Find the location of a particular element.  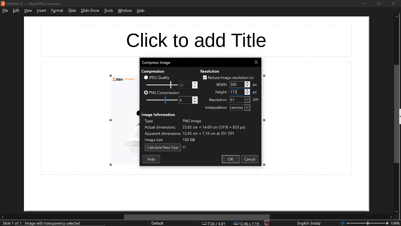

current window is located at coordinates (32, 3).